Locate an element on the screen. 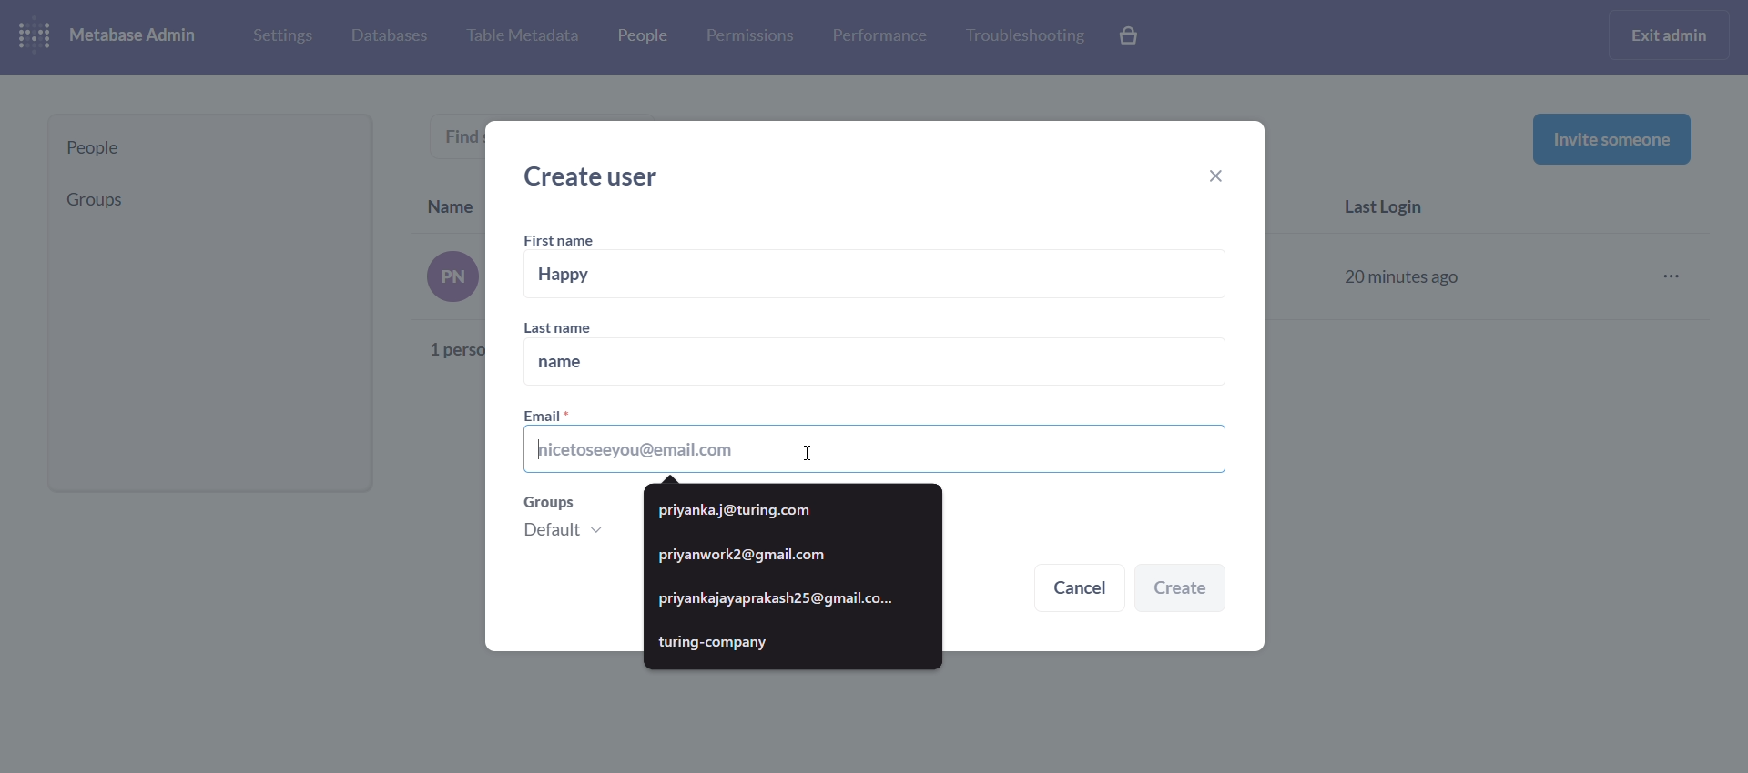 This screenshot has height=773, width=1748. first name is located at coordinates (563, 241).